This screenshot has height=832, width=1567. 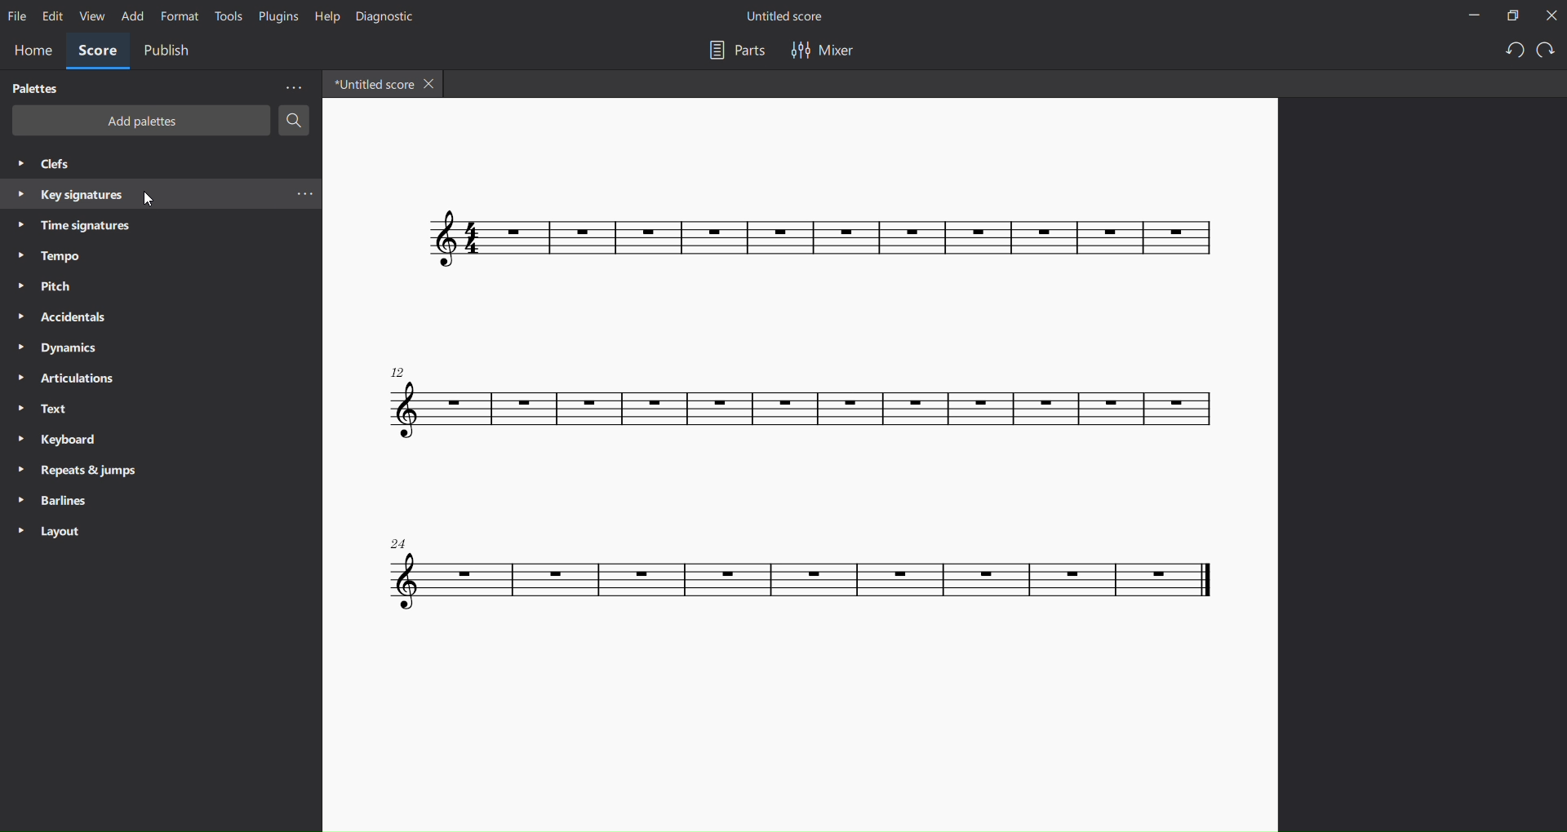 What do you see at coordinates (1472, 14) in the screenshot?
I see `minimize` at bounding box center [1472, 14].